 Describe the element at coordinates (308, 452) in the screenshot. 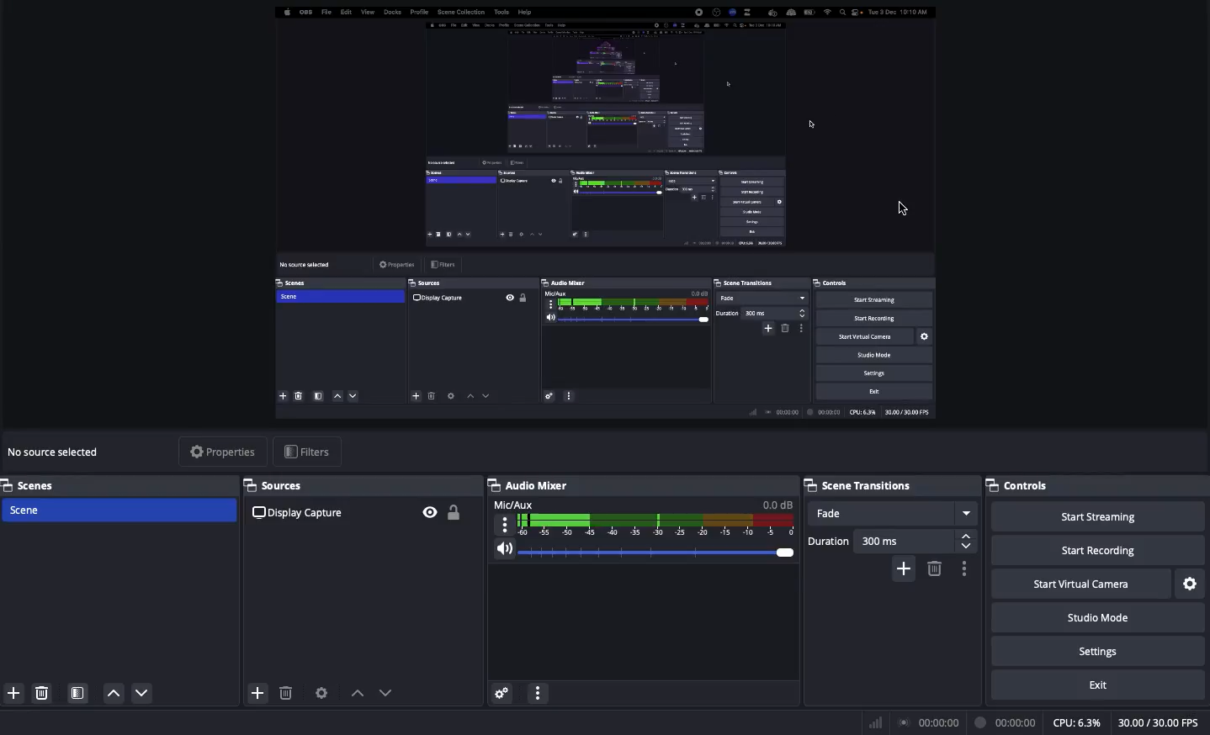

I see `Filters` at that location.